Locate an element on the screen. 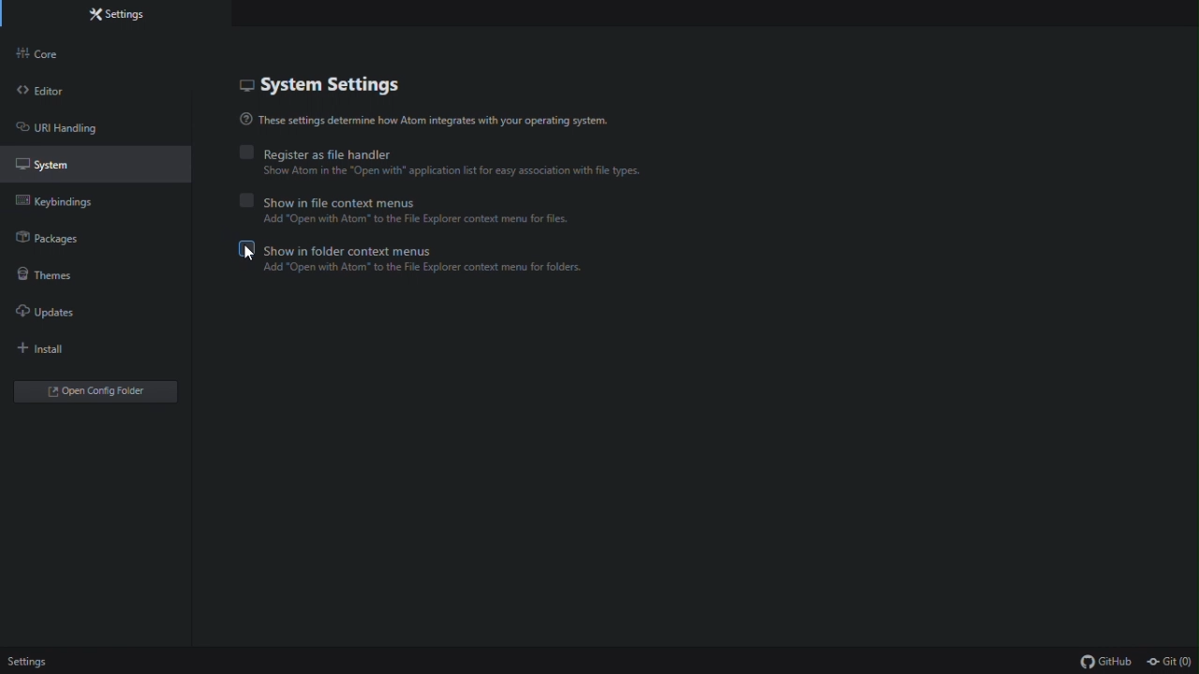 This screenshot has width=1199, height=674. Git Hub is located at coordinates (1097, 663).